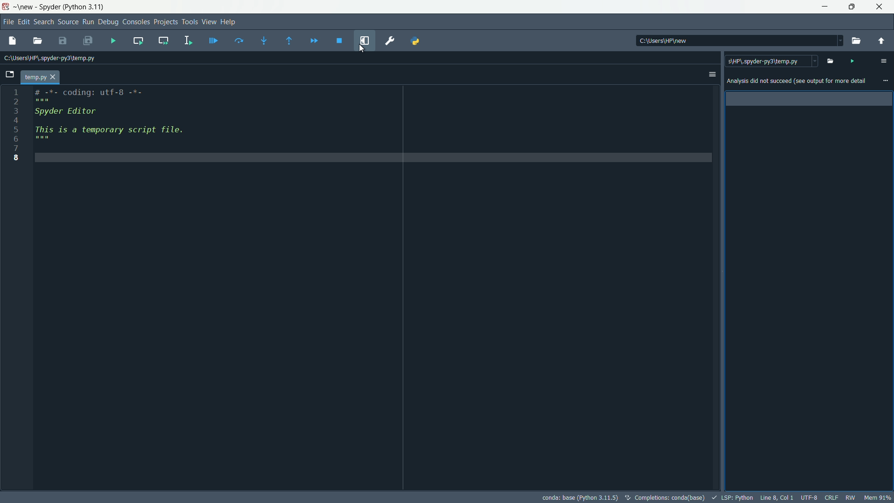 The height and width of the screenshot is (503, 894). What do you see at coordinates (23, 22) in the screenshot?
I see `edit menu` at bounding box center [23, 22].